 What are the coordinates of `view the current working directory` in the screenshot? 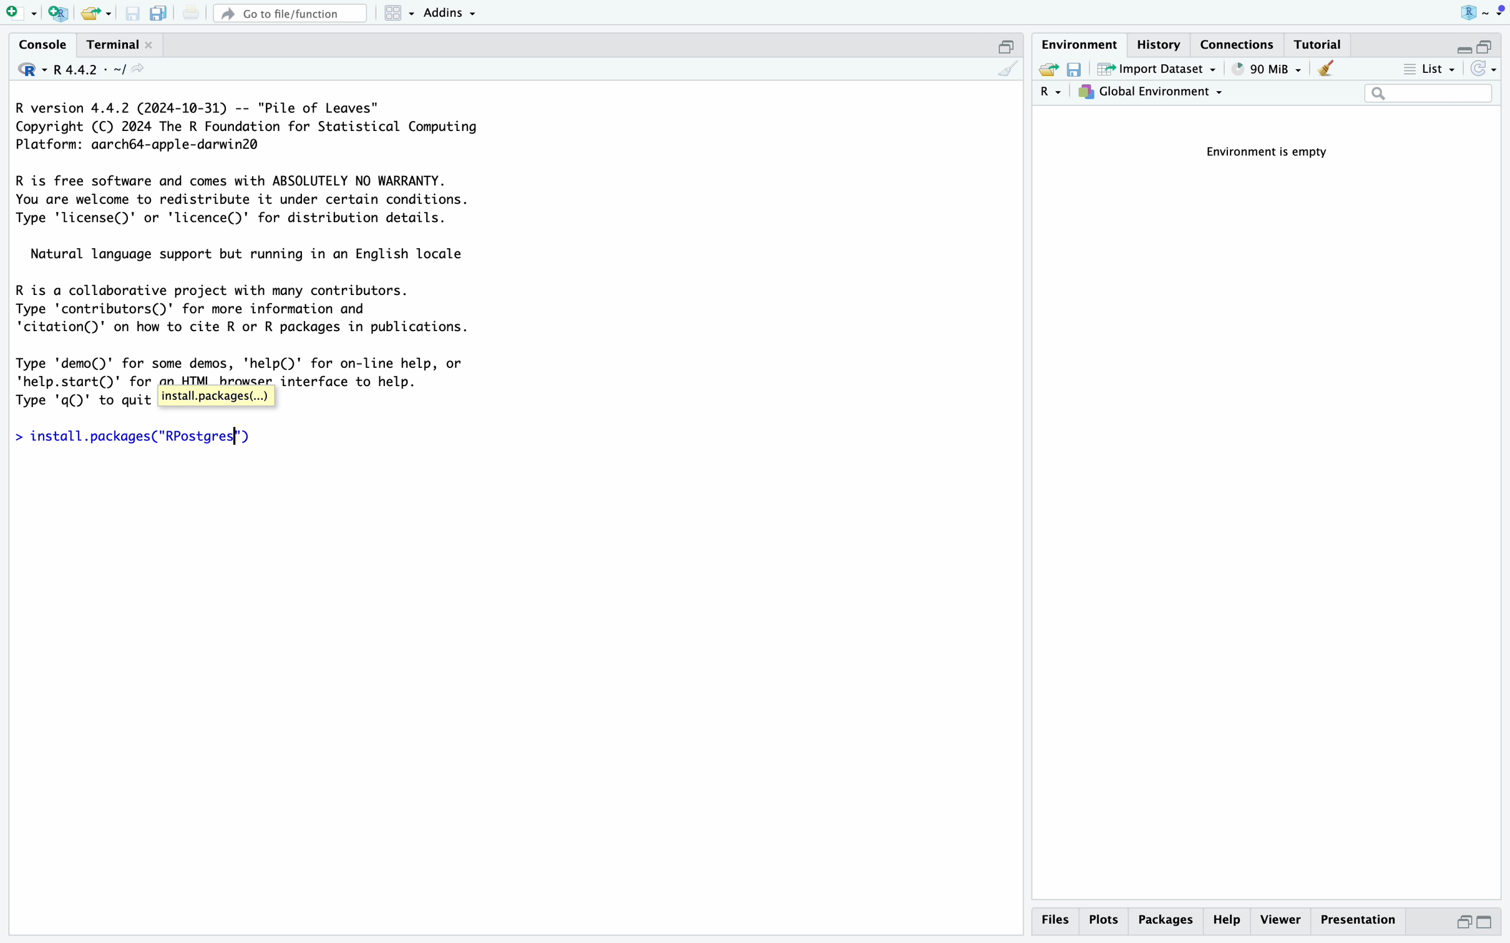 It's located at (143, 71).